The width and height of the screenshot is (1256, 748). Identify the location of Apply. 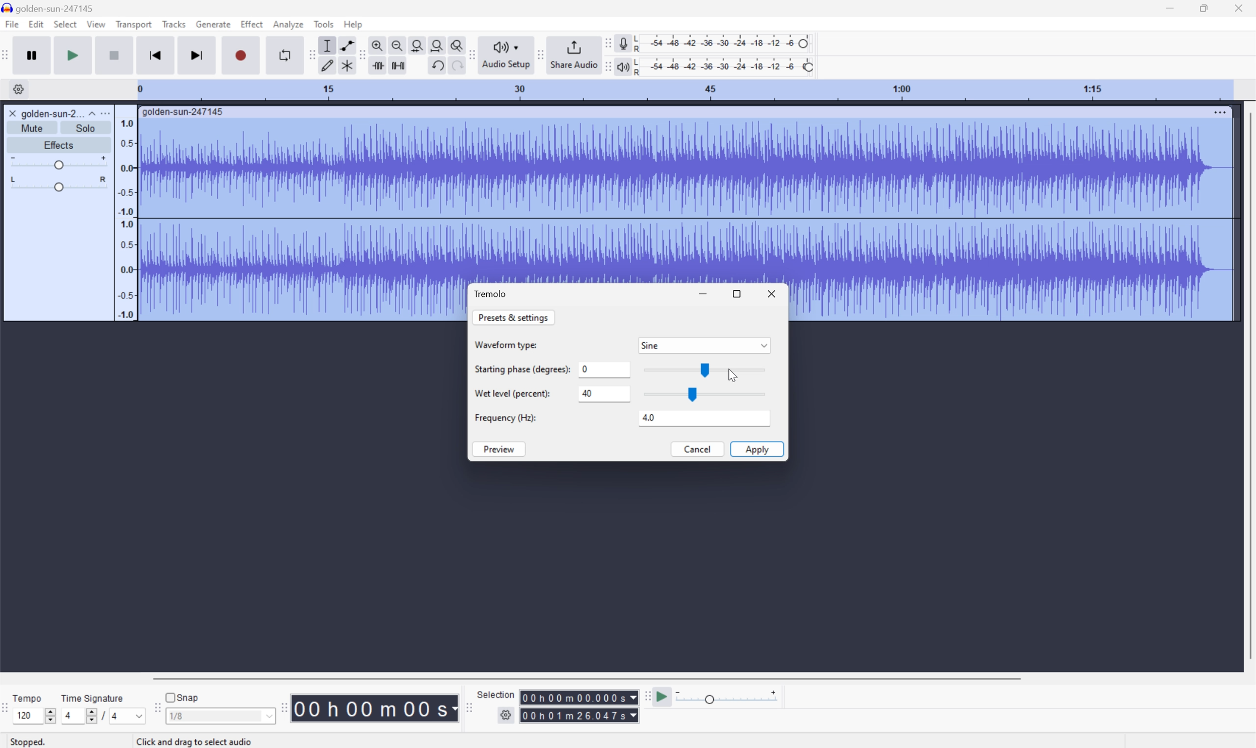
(757, 450).